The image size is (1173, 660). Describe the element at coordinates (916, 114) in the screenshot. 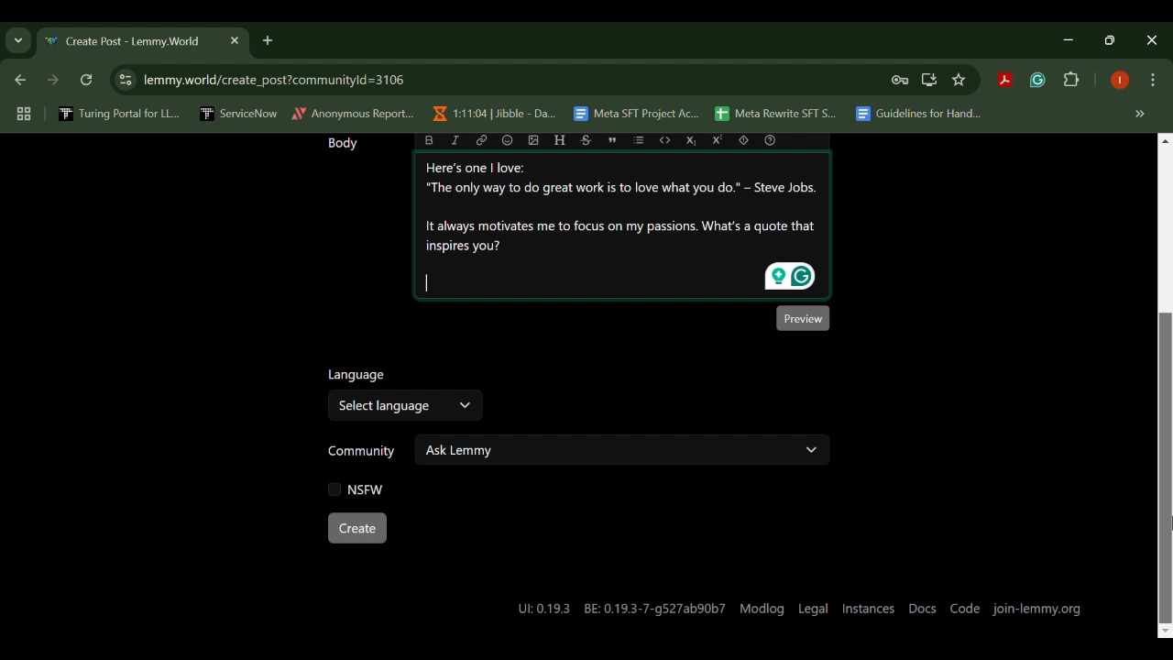

I see `Guidelines for Hand...` at that location.